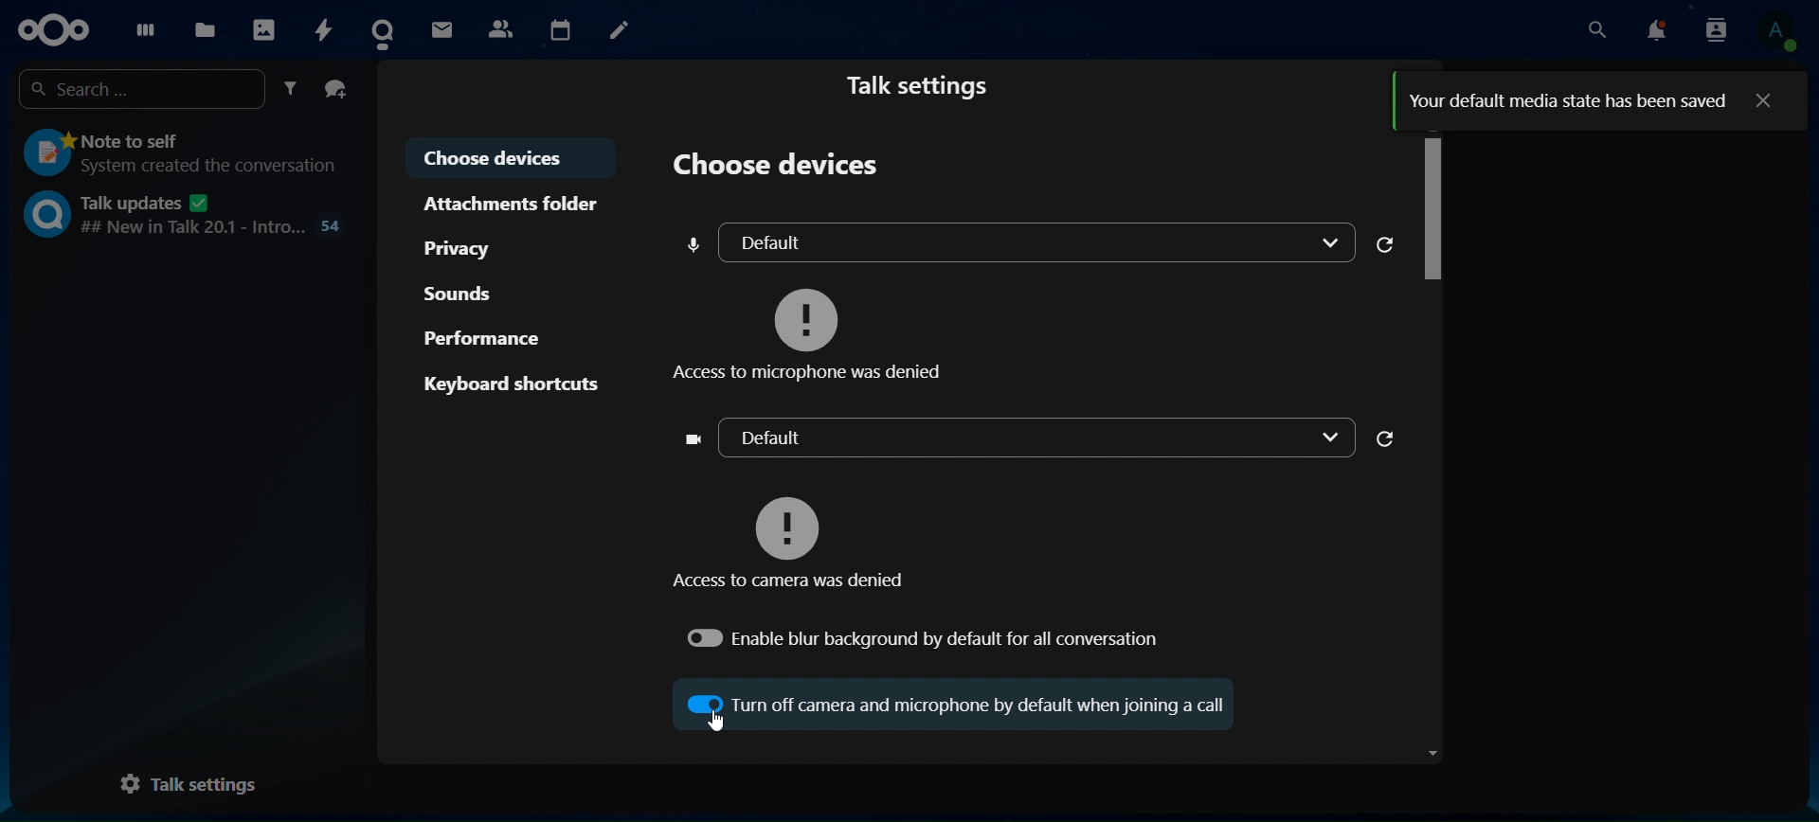  Describe the element at coordinates (180, 216) in the screenshot. I see `talk updates` at that location.